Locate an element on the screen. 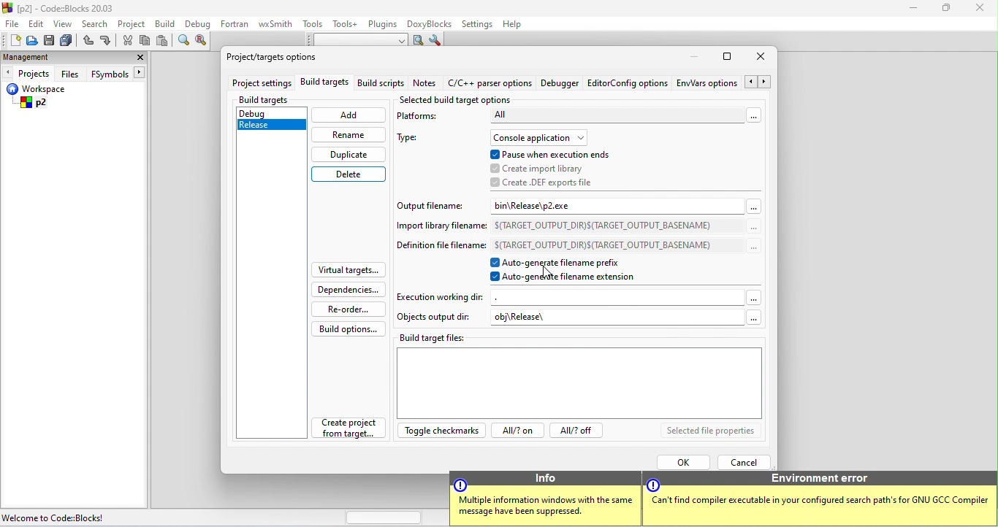 Image resolution: width=998 pixels, height=527 pixels. debugger is located at coordinates (561, 85).